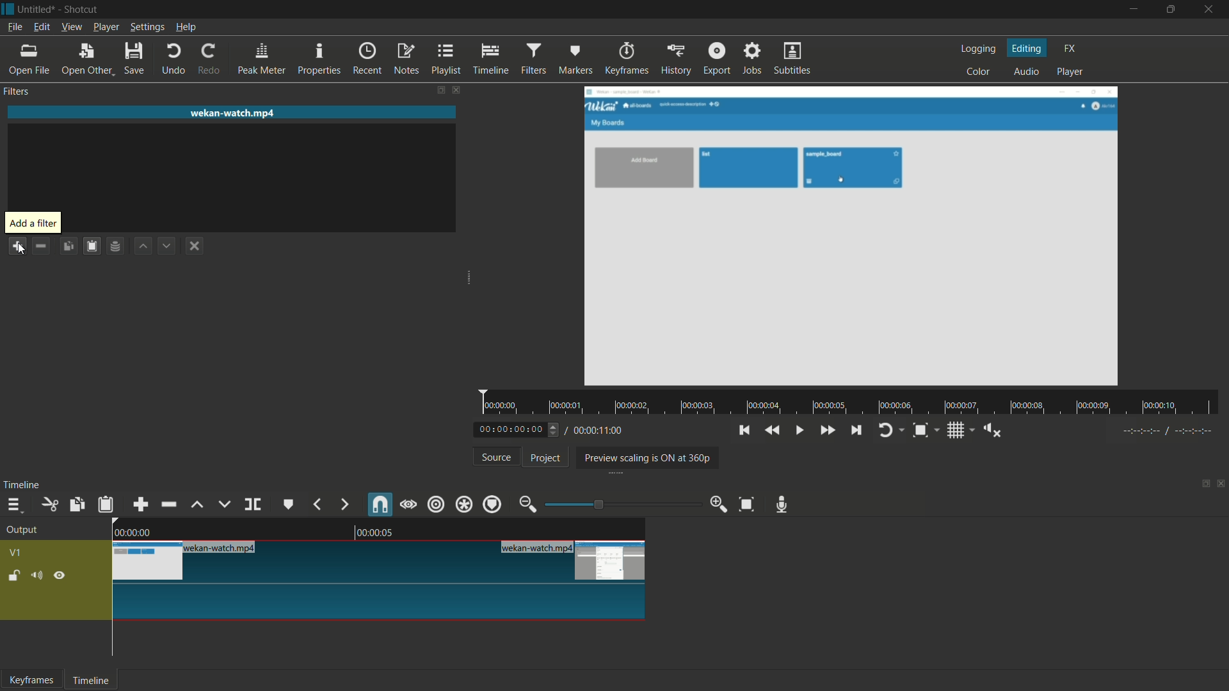 The width and height of the screenshot is (1229, 691). I want to click on open other, so click(87, 60).